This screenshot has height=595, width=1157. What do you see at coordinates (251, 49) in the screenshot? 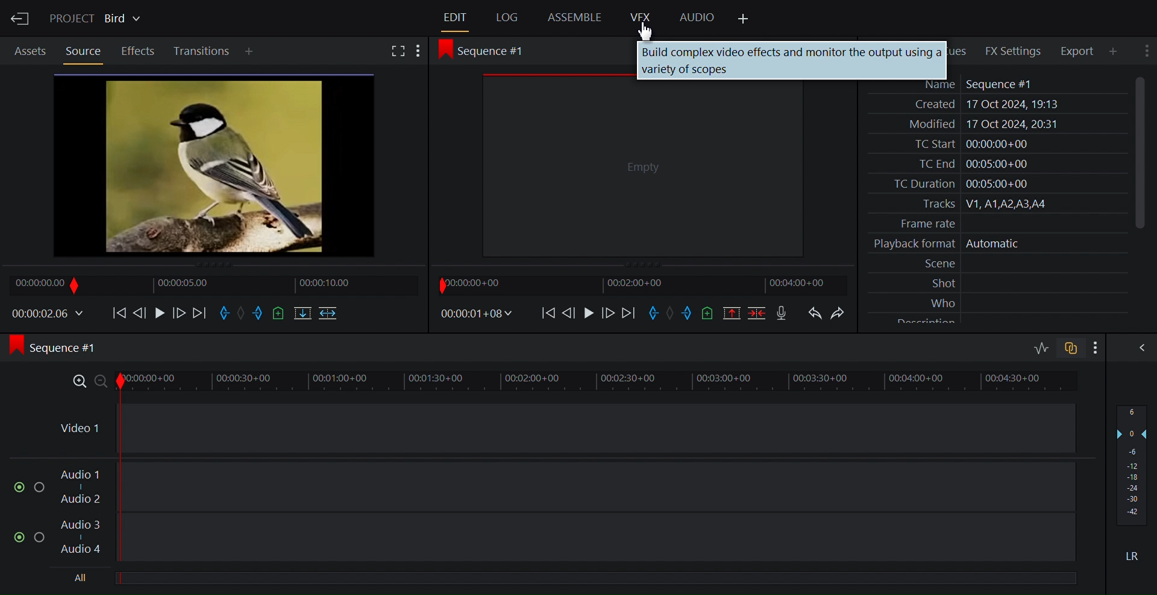
I see `Add` at bounding box center [251, 49].